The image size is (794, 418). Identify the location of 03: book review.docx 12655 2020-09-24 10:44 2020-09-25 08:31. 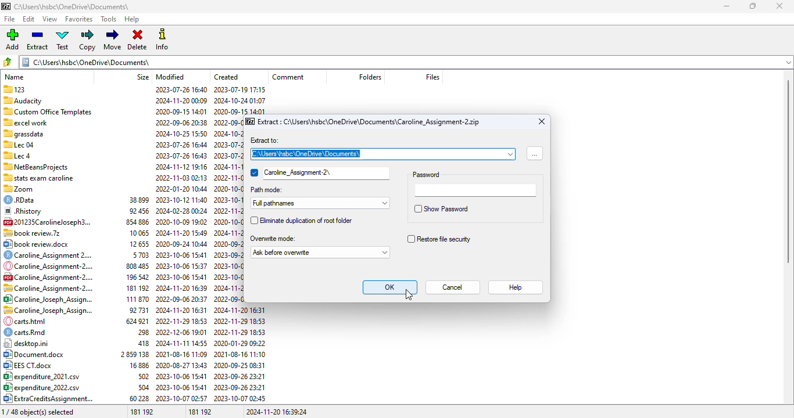
(123, 244).